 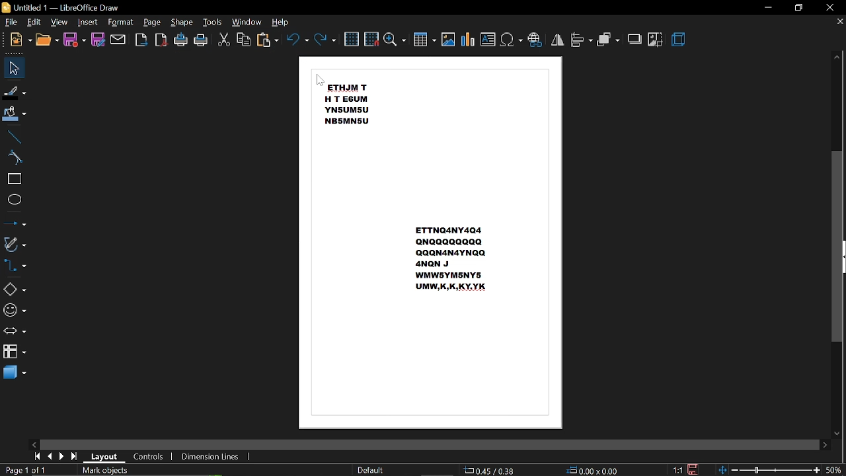 What do you see at coordinates (224, 40) in the screenshot?
I see `cut ` at bounding box center [224, 40].